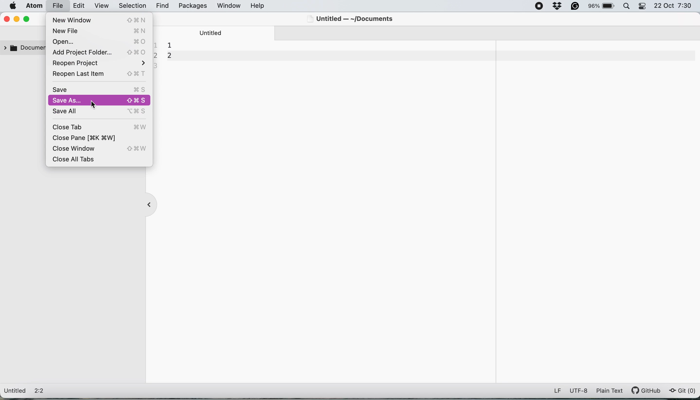  What do you see at coordinates (609, 392) in the screenshot?
I see `plain text` at bounding box center [609, 392].